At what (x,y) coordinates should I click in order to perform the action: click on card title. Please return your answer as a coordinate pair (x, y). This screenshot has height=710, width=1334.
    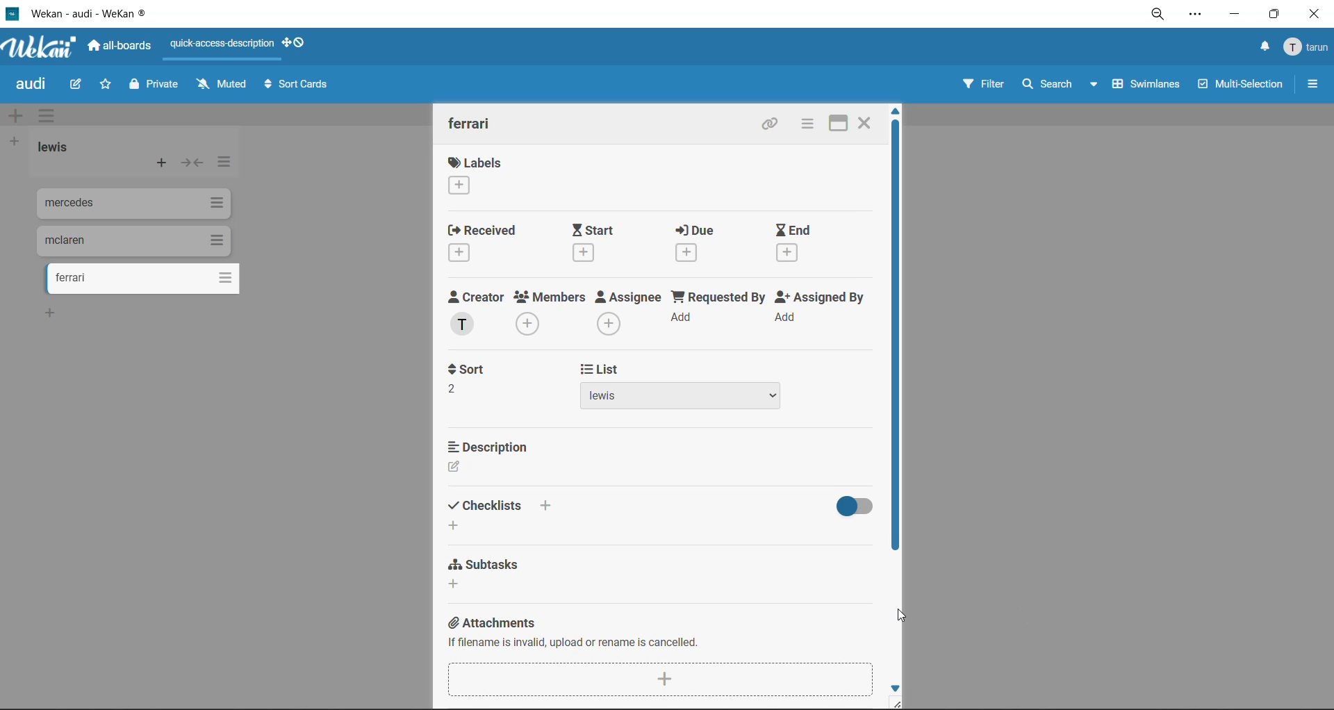
    Looking at the image, I should click on (473, 124).